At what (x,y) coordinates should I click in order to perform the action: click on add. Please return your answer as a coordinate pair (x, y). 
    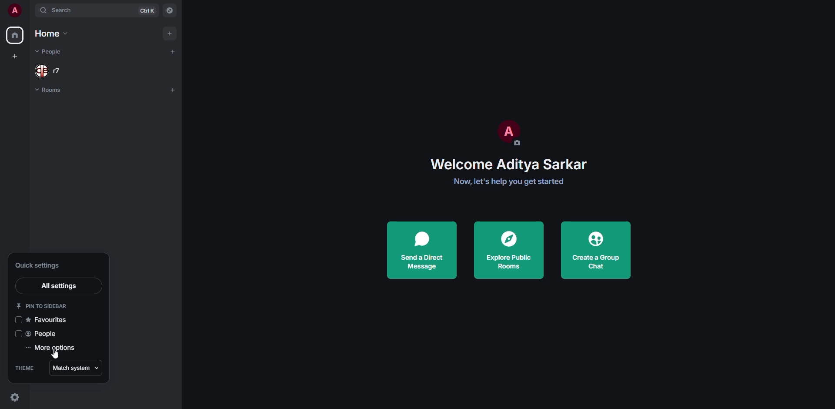
    Looking at the image, I should click on (171, 33).